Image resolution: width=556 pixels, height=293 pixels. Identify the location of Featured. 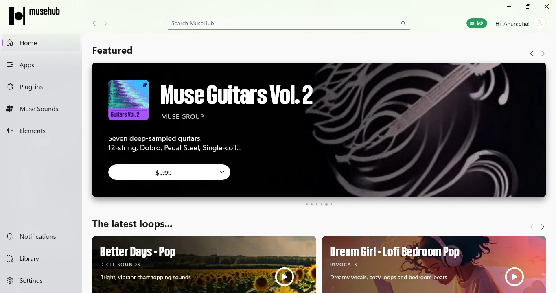
(112, 51).